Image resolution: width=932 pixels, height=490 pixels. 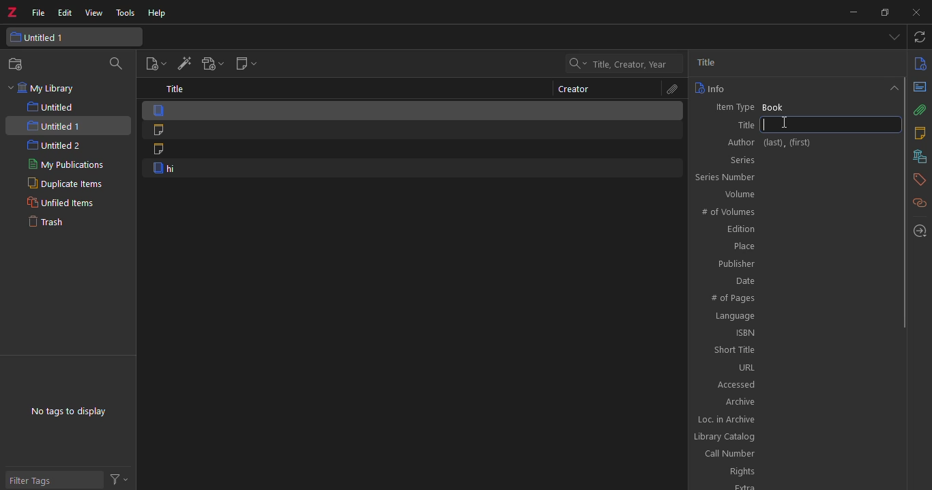 I want to click on Title, Creator, Year, so click(x=630, y=65).